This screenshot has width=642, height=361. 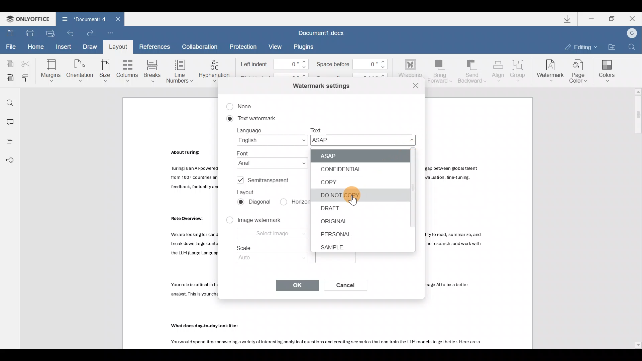 I want to click on Close, so click(x=120, y=19).